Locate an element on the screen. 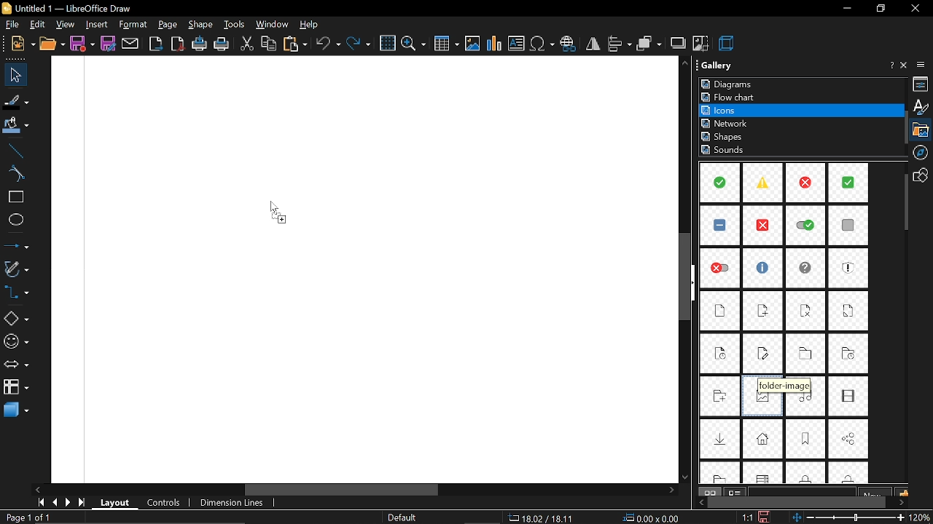 This screenshot has width=933, height=524. new is located at coordinates (18, 43).